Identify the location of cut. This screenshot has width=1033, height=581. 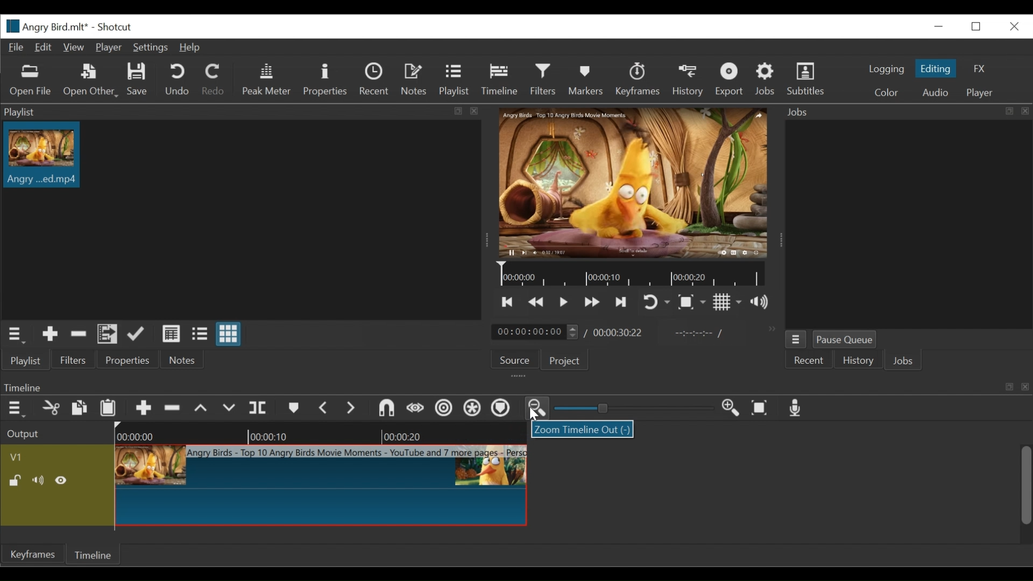
(52, 408).